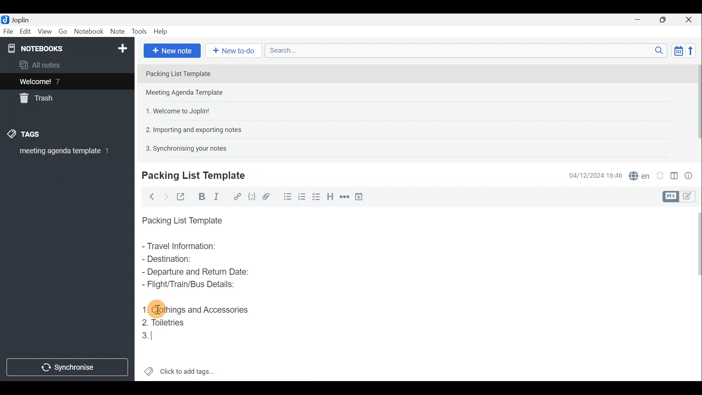 The height and width of the screenshot is (395, 702). I want to click on cursor, so click(158, 309).